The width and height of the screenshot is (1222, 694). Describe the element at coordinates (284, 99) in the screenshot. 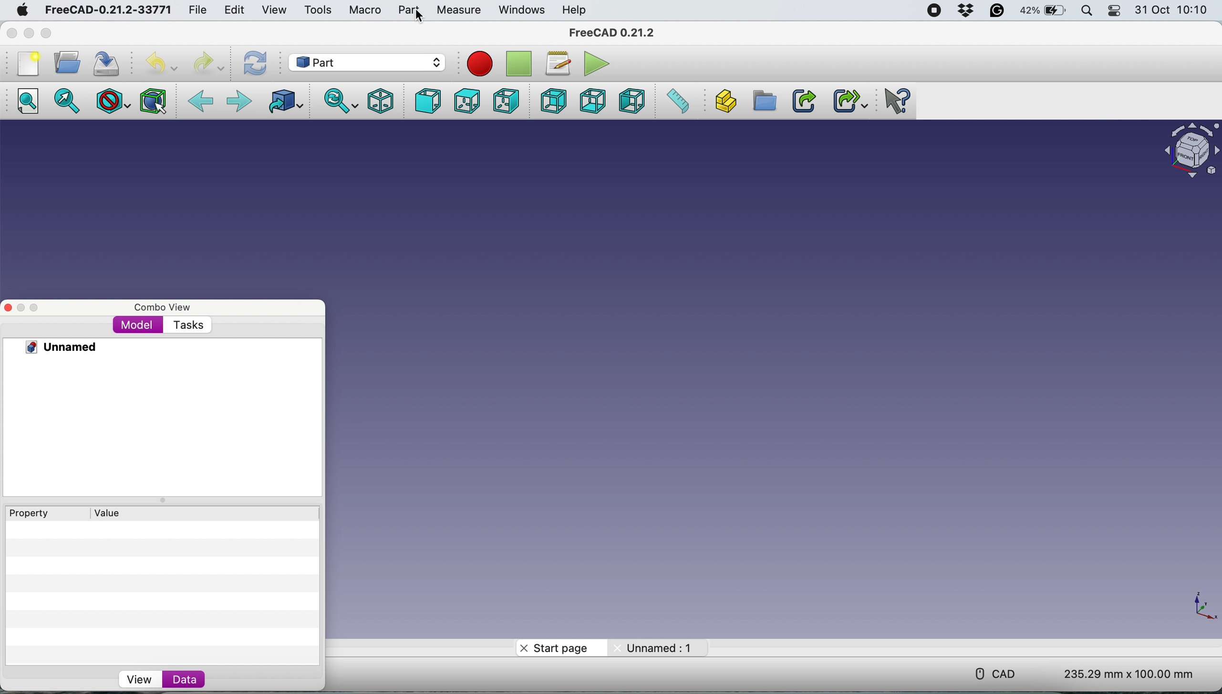

I see `Go to linked object` at that location.